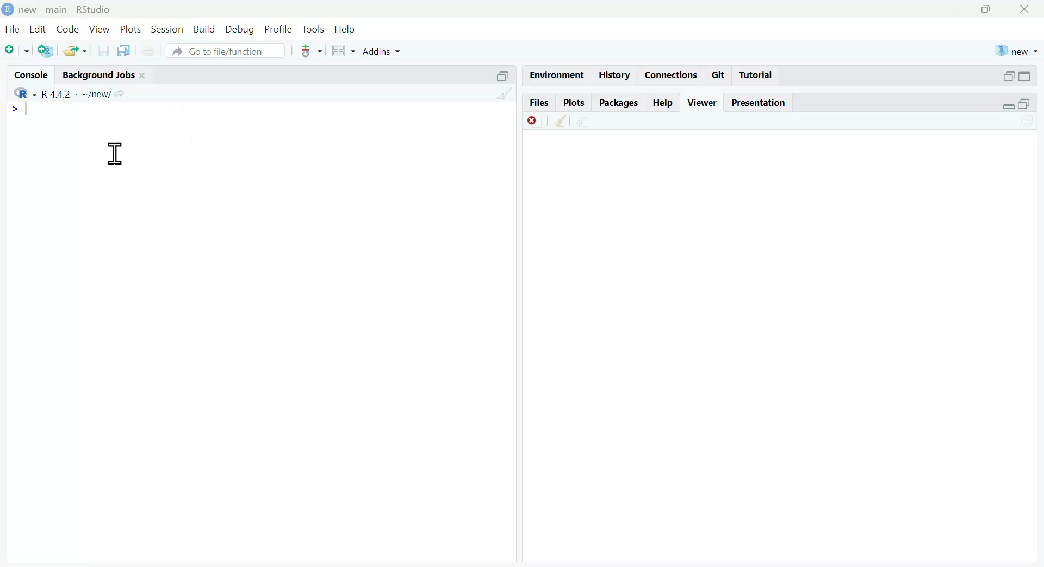  What do you see at coordinates (167, 28) in the screenshot?
I see `Session` at bounding box center [167, 28].